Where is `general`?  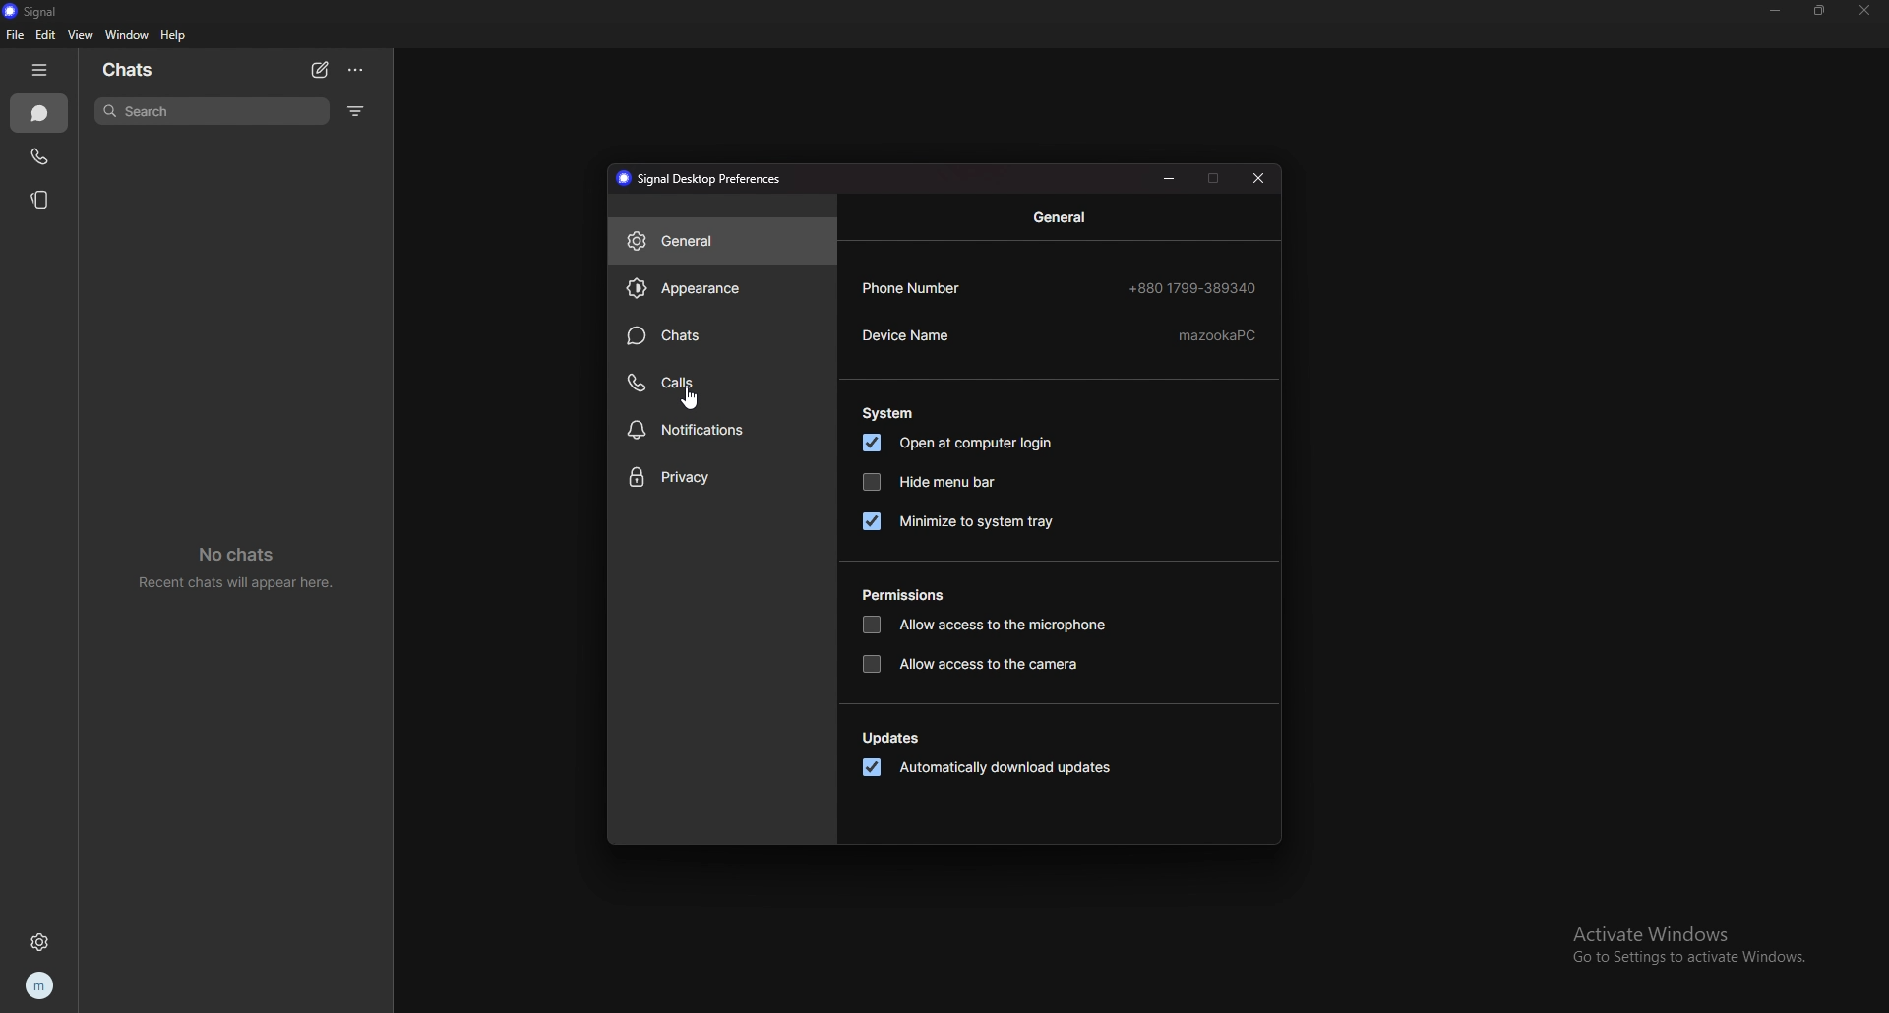
general is located at coordinates (1056, 217).